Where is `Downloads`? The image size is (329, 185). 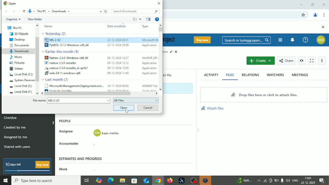 Downloads is located at coordinates (19, 51).